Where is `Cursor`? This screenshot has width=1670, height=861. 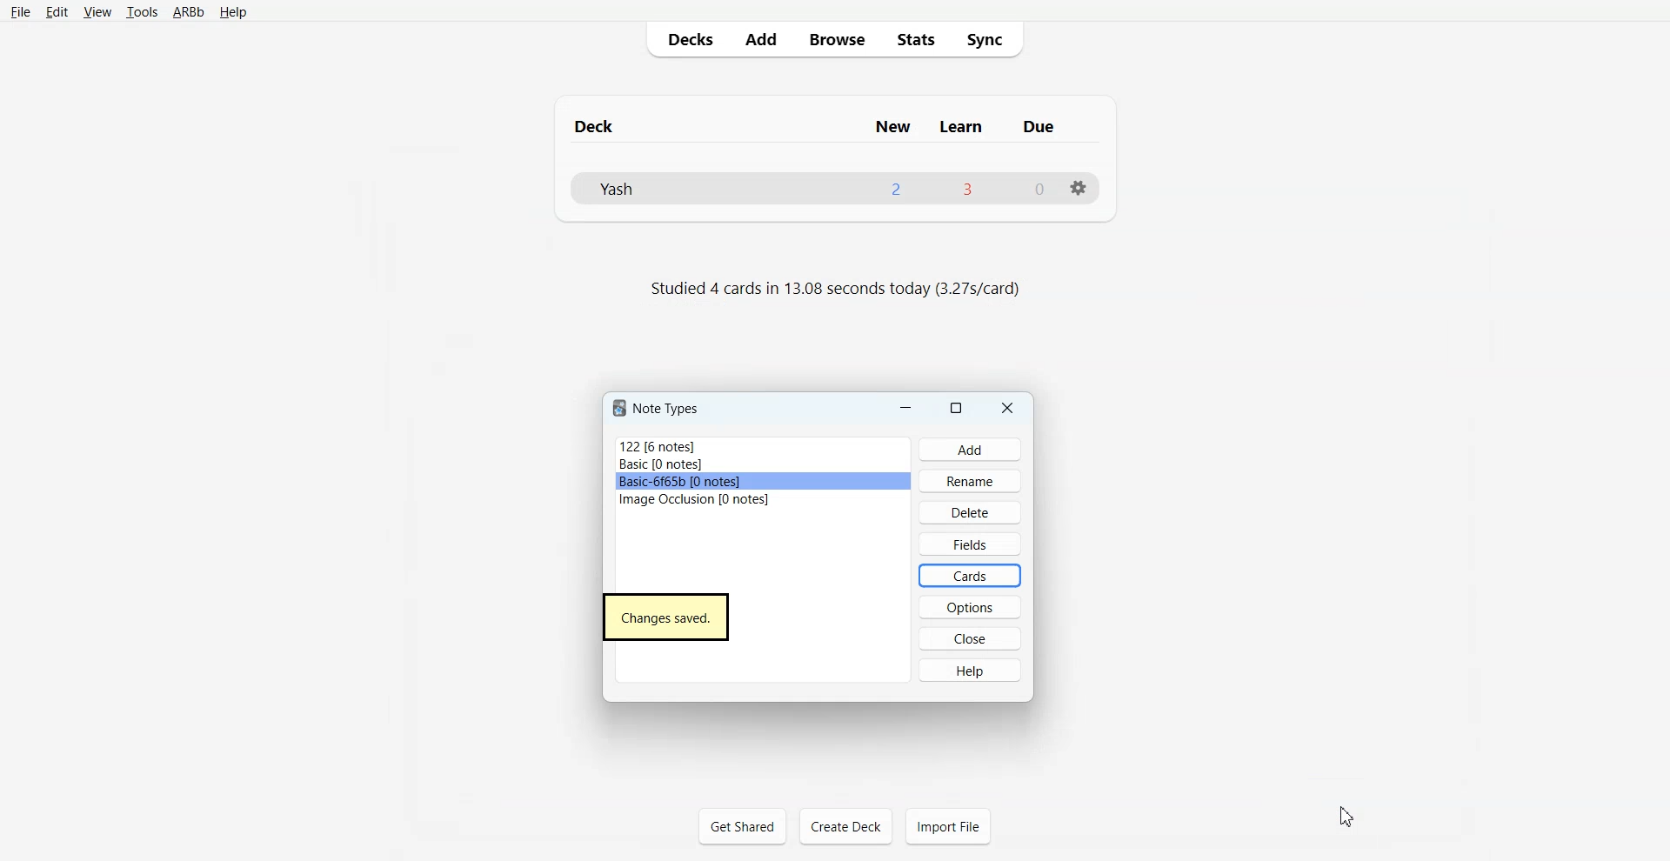 Cursor is located at coordinates (1346, 815).